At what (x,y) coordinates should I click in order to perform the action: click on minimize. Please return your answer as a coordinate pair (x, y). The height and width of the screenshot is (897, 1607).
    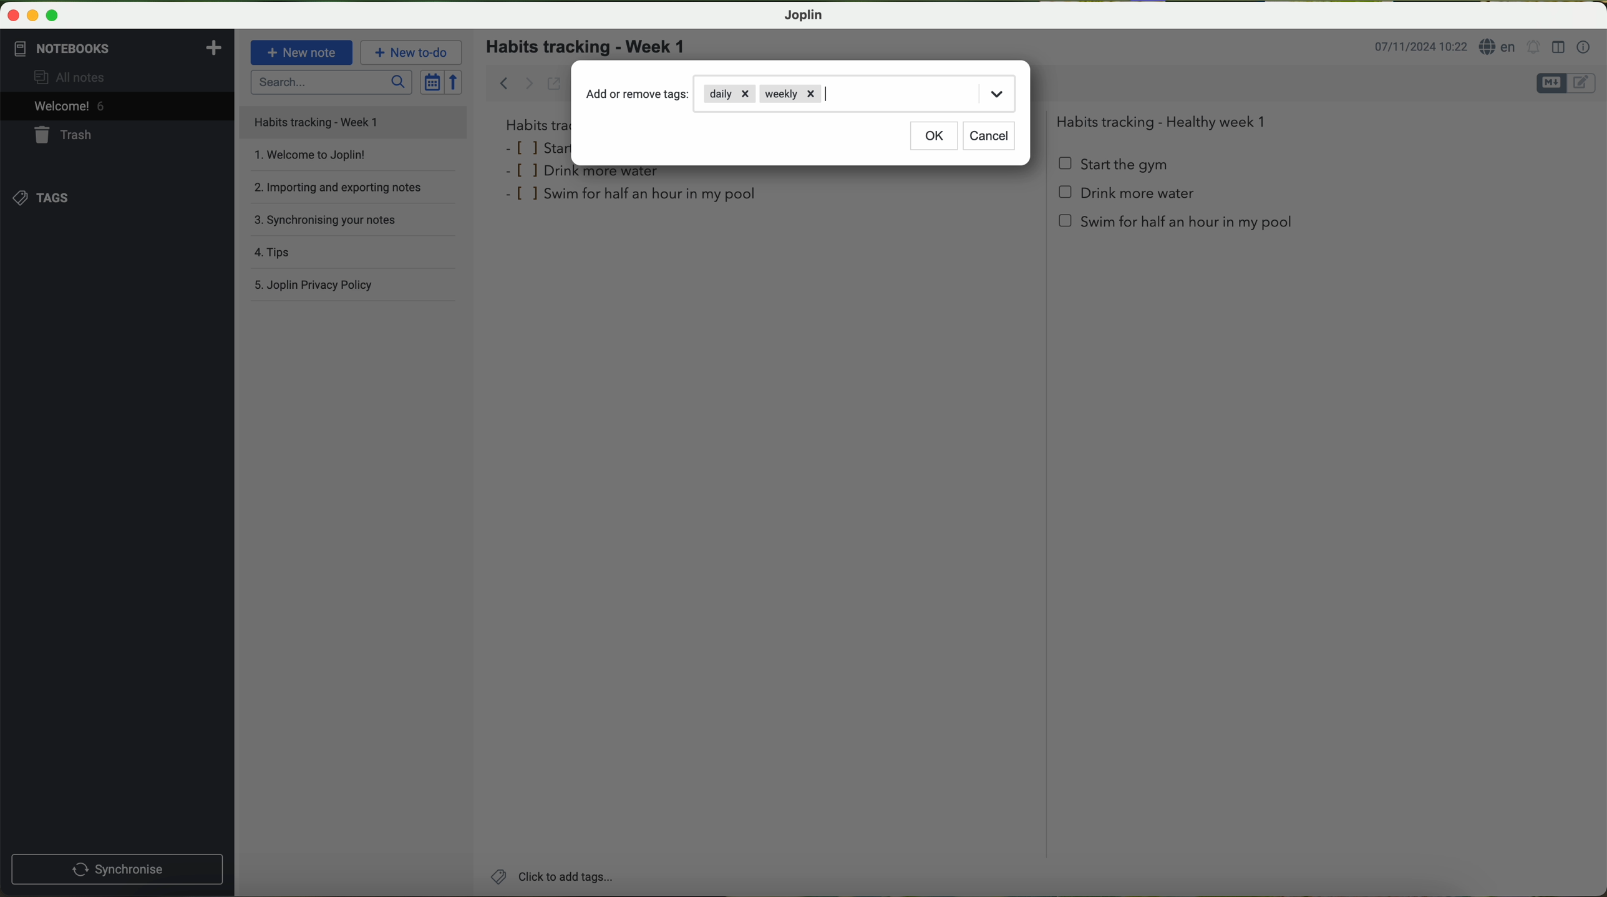
    Looking at the image, I should click on (30, 14).